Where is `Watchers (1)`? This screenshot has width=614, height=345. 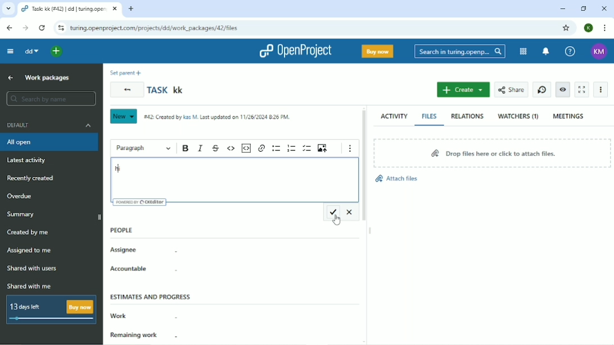
Watchers (1) is located at coordinates (517, 116).